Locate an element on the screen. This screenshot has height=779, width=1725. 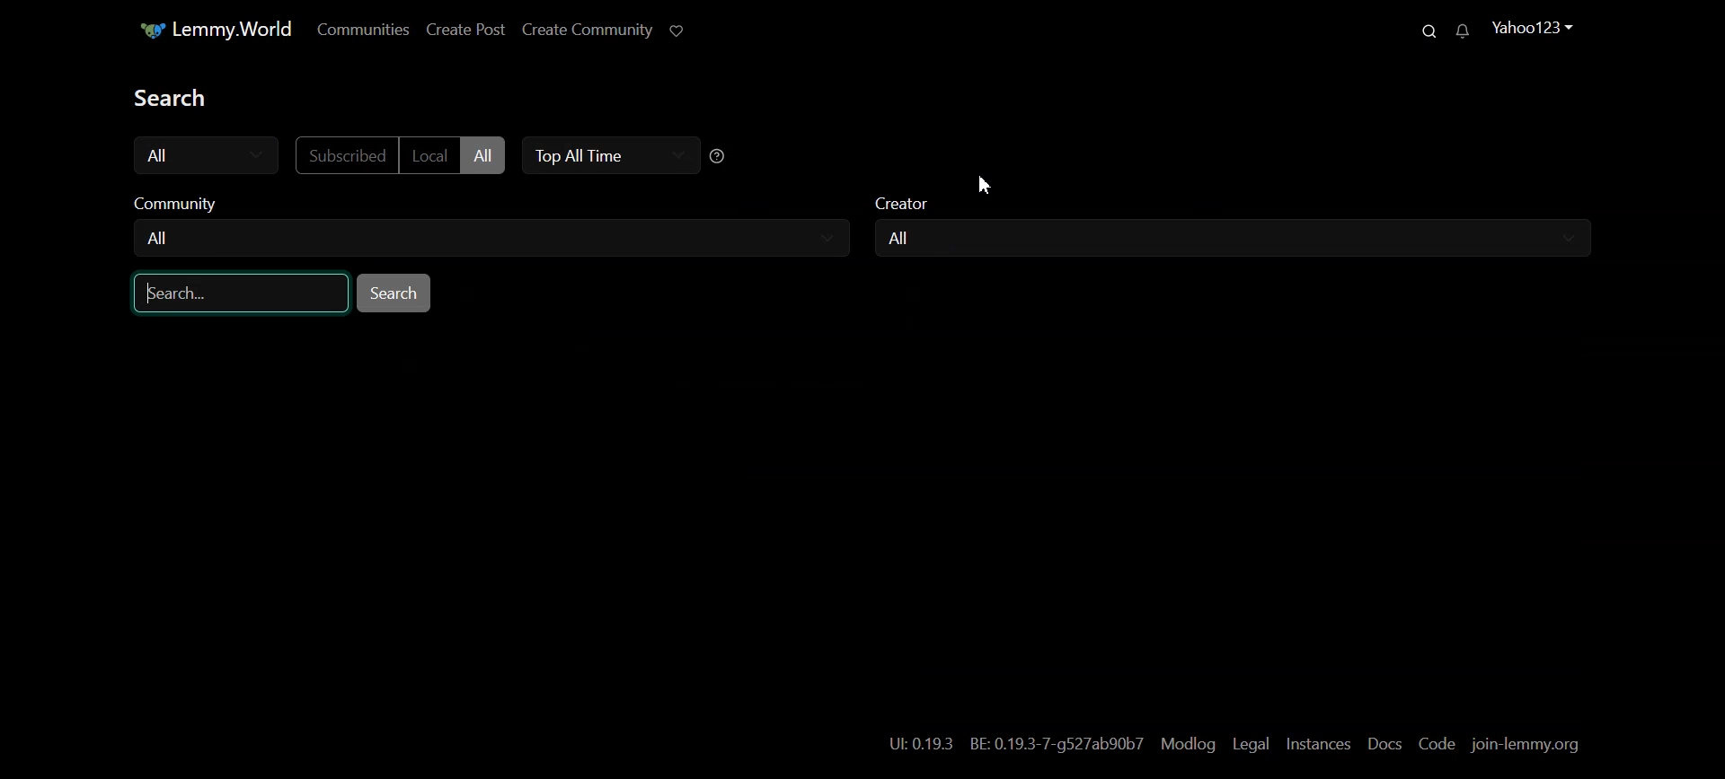
Community is located at coordinates (487, 205).